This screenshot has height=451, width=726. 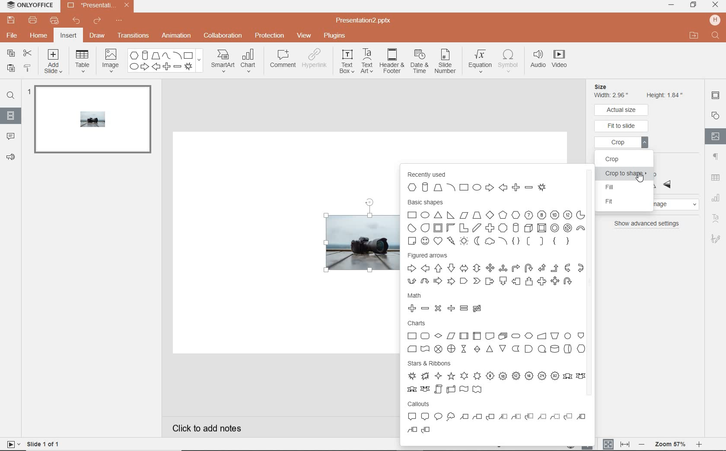 What do you see at coordinates (13, 36) in the screenshot?
I see `file` at bounding box center [13, 36].